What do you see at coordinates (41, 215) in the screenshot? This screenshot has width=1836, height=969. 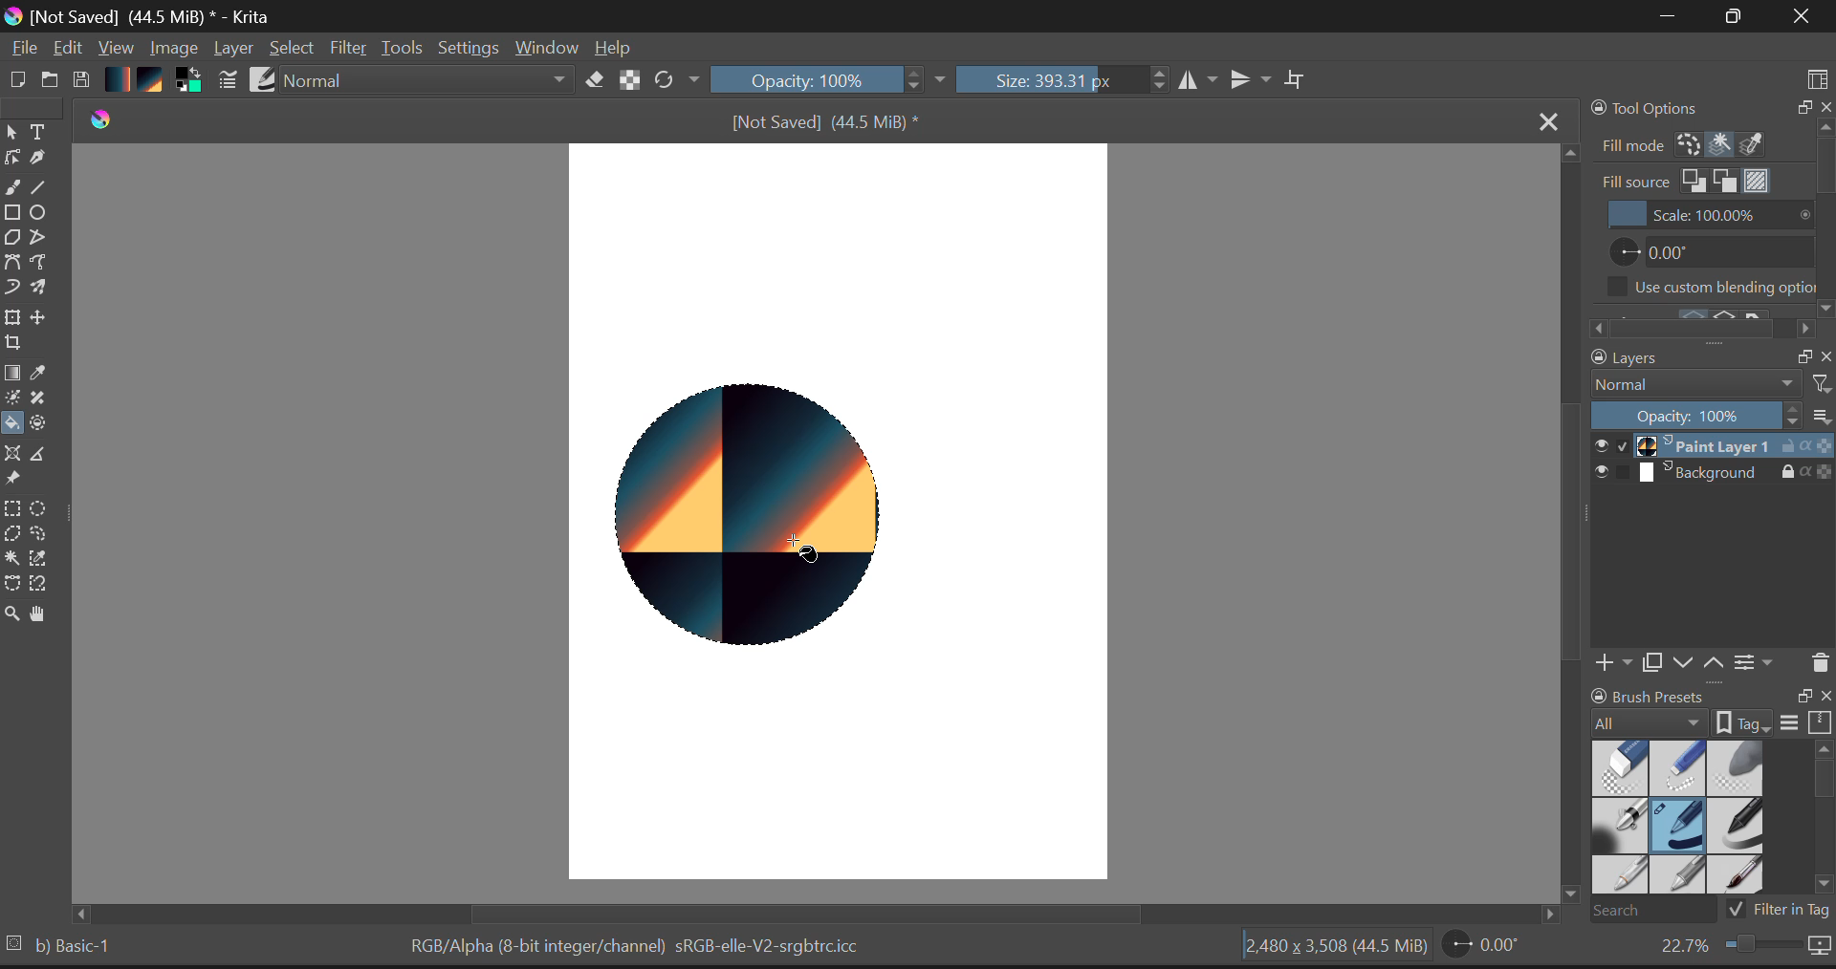 I see `Elipses` at bounding box center [41, 215].